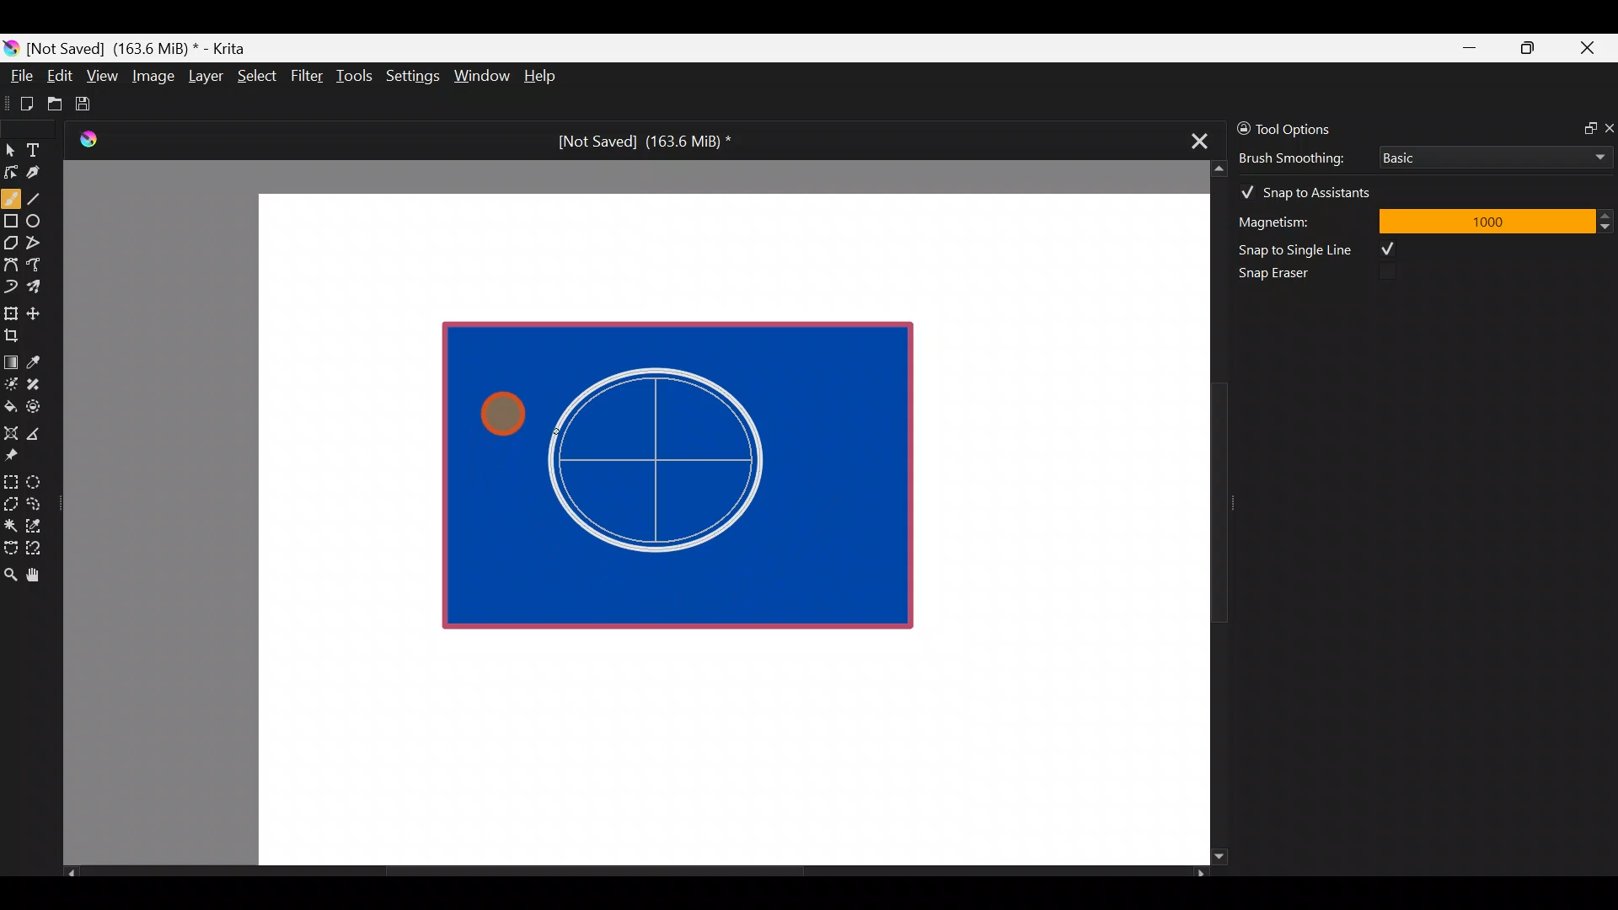  Describe the element at coordinates (10, 428) in the screenshot. I see `Assistant tool` at that location.